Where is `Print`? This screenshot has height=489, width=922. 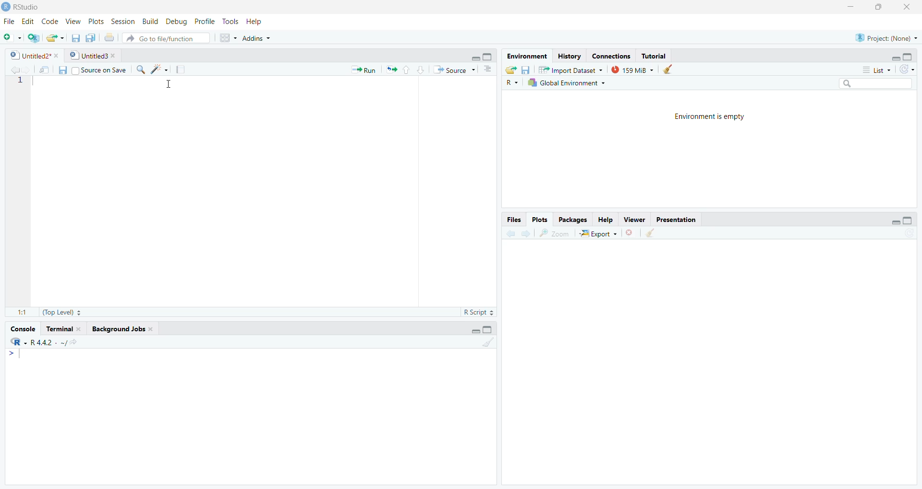
Print is located at coordinates (109, 38).